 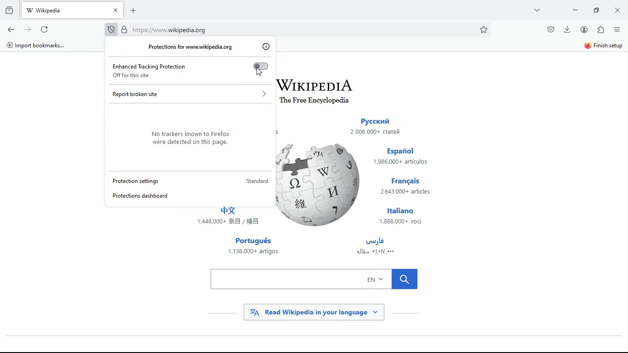 What do you see at coordinates (154, 65) in the screenshot?
I see `enhanced tracking protection` at bounding box center [154, 65].